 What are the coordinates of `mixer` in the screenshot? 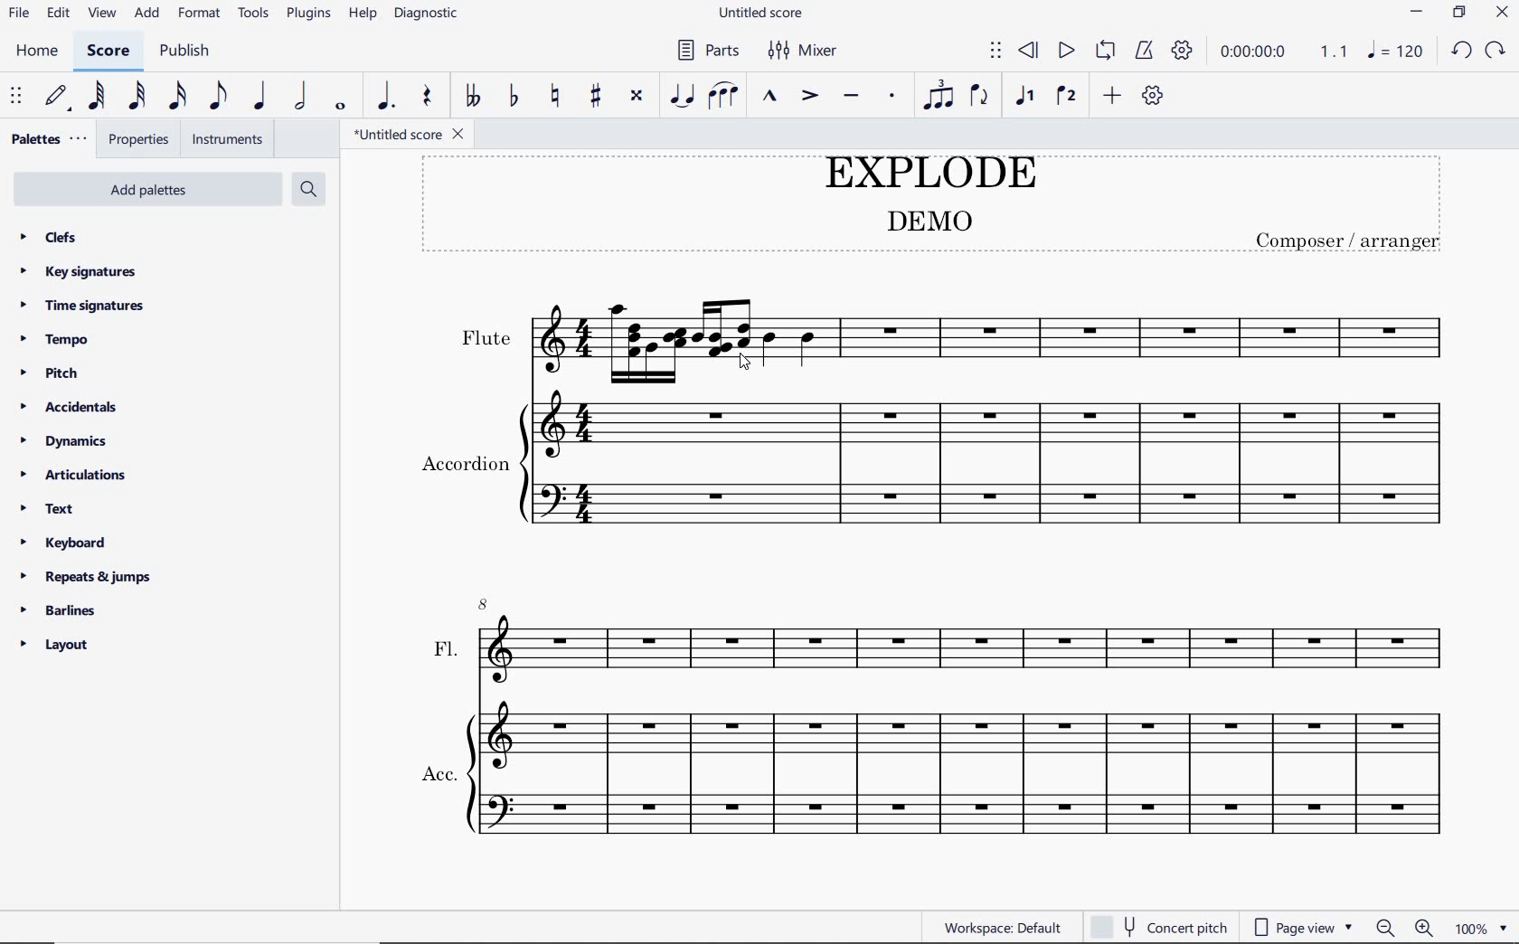 It's located at (807, 49).